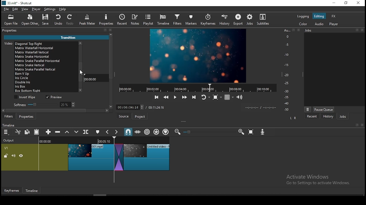 The height and width of the screenshot is (205, 366). What do you see at coordinates (312, 116) in the screenshot?
I see `recent` at bounding box center [312, 116].